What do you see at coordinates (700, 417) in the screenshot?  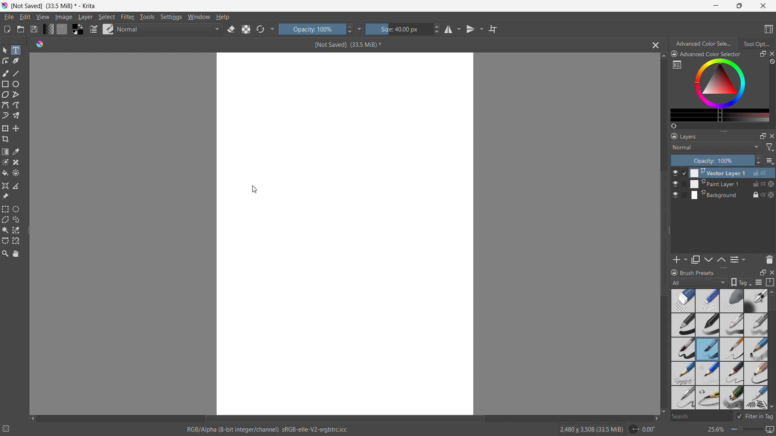 I see `search` at bounding box center [700, 417].